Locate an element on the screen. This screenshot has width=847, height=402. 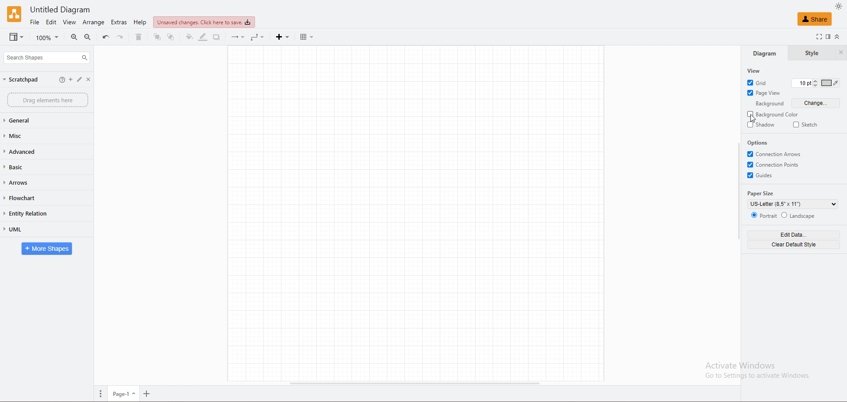
decrease pt is located at coordinates (816, 86).